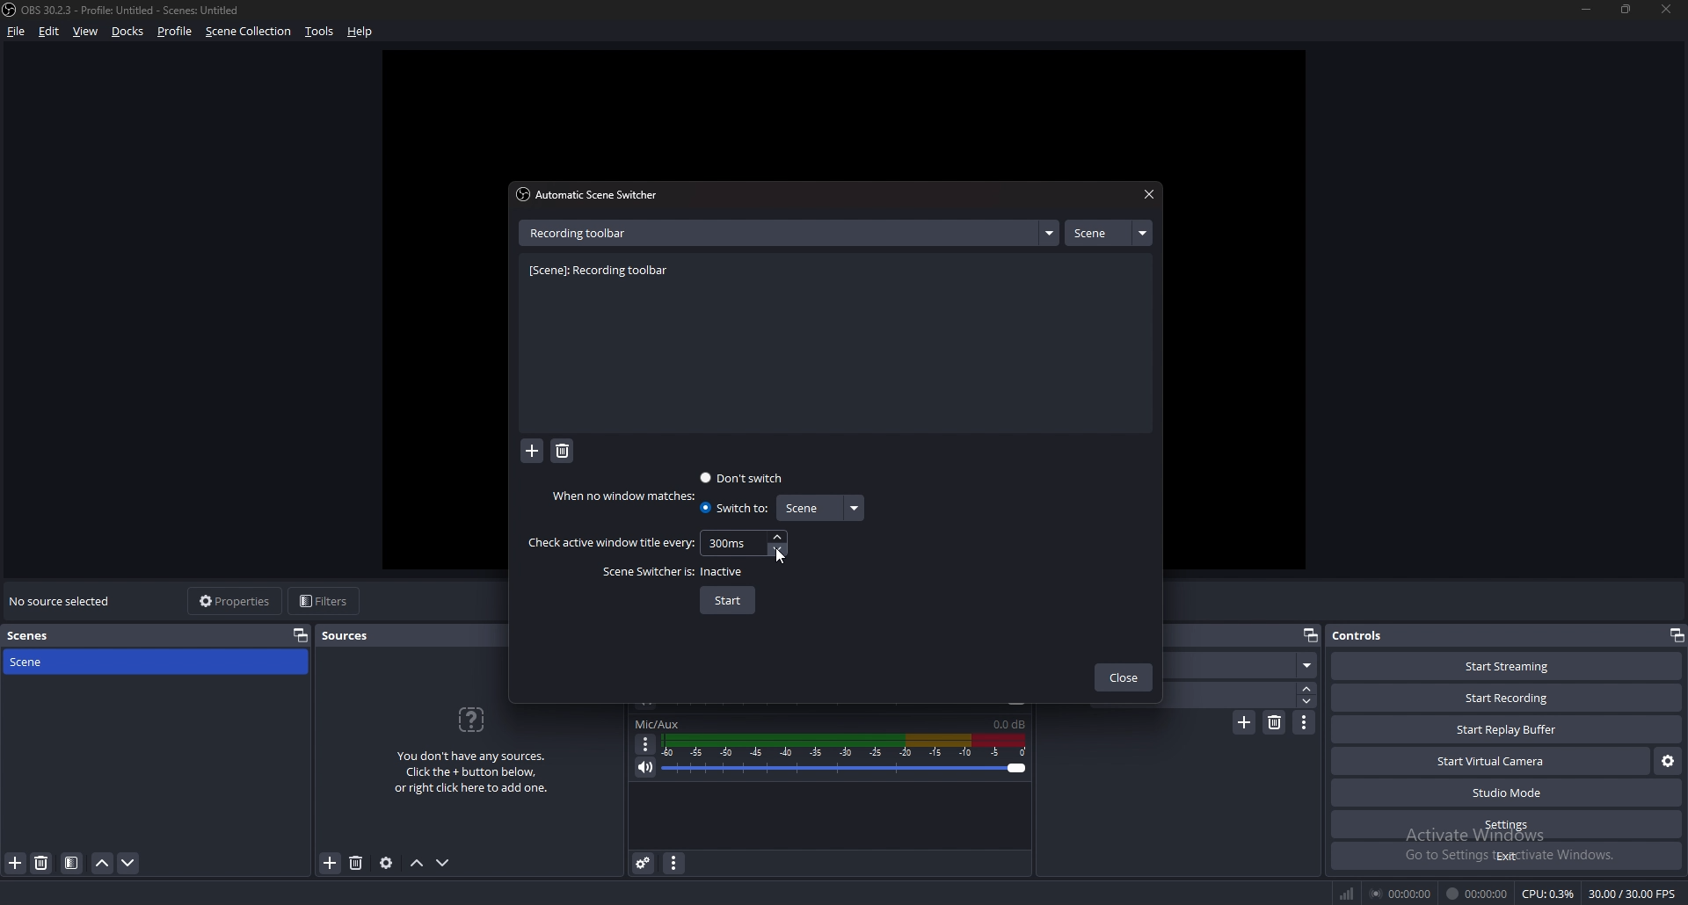 Image resolution: width=1688 pixels, height=905 pixels. What do you see at coordinates (628, 496) in the screenshot?
I see `when no window matches` at bounding box center [628, 496].